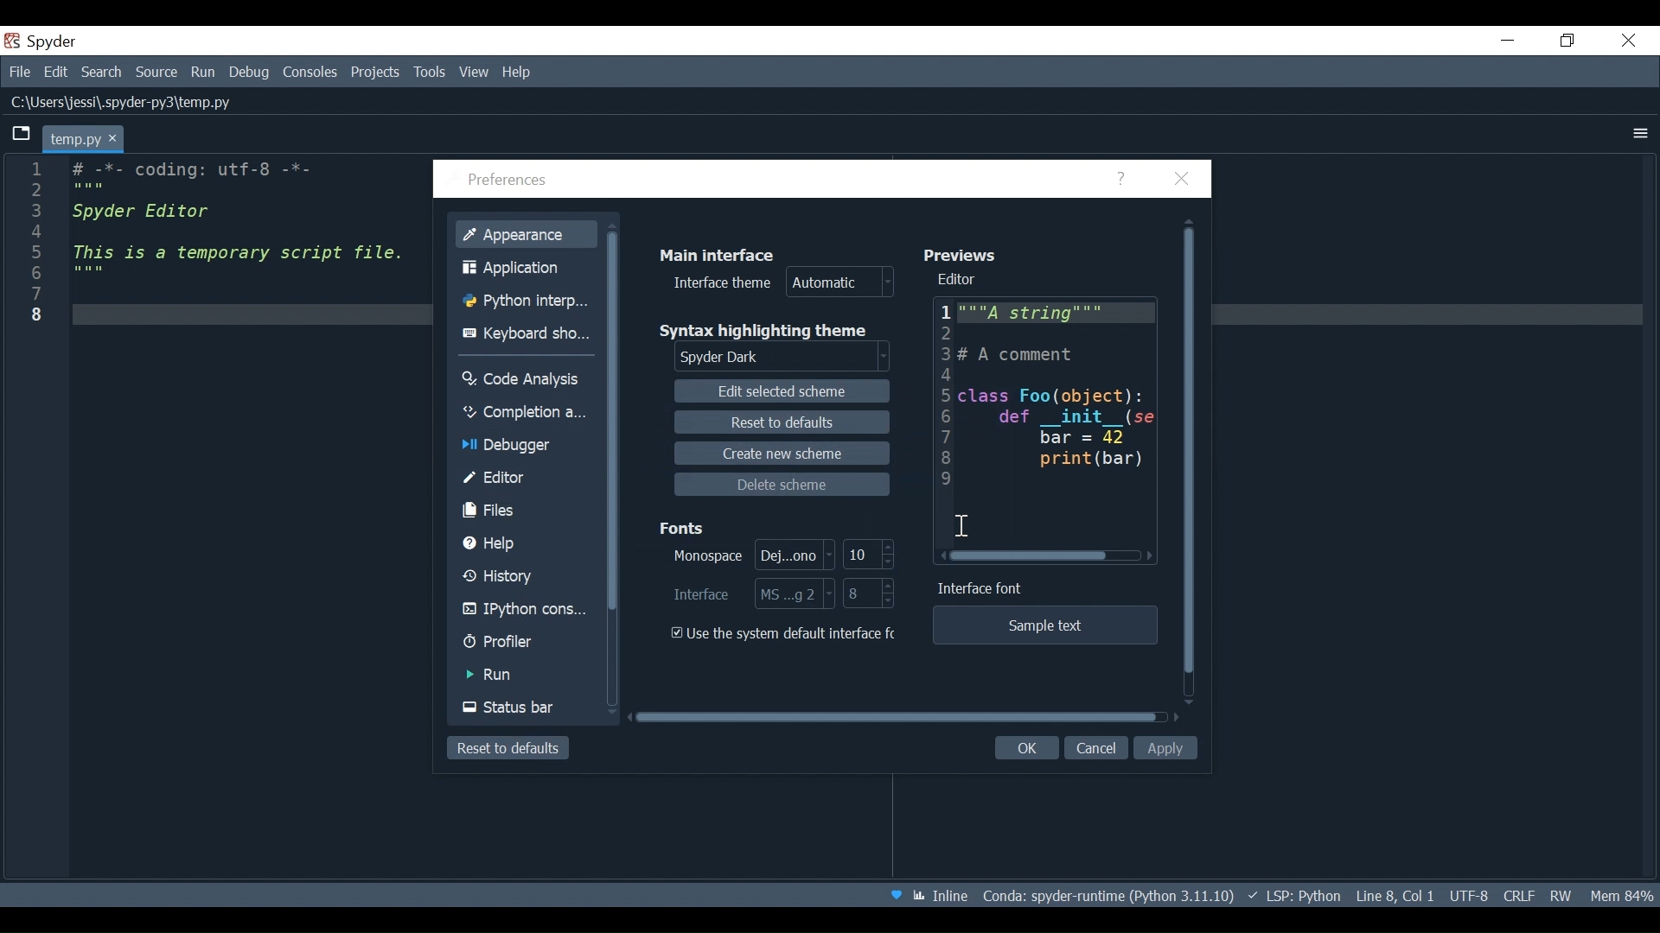  Describe the element at coordinates (530, 301) in the screenshot. I see `Python Interpreter` at that location.